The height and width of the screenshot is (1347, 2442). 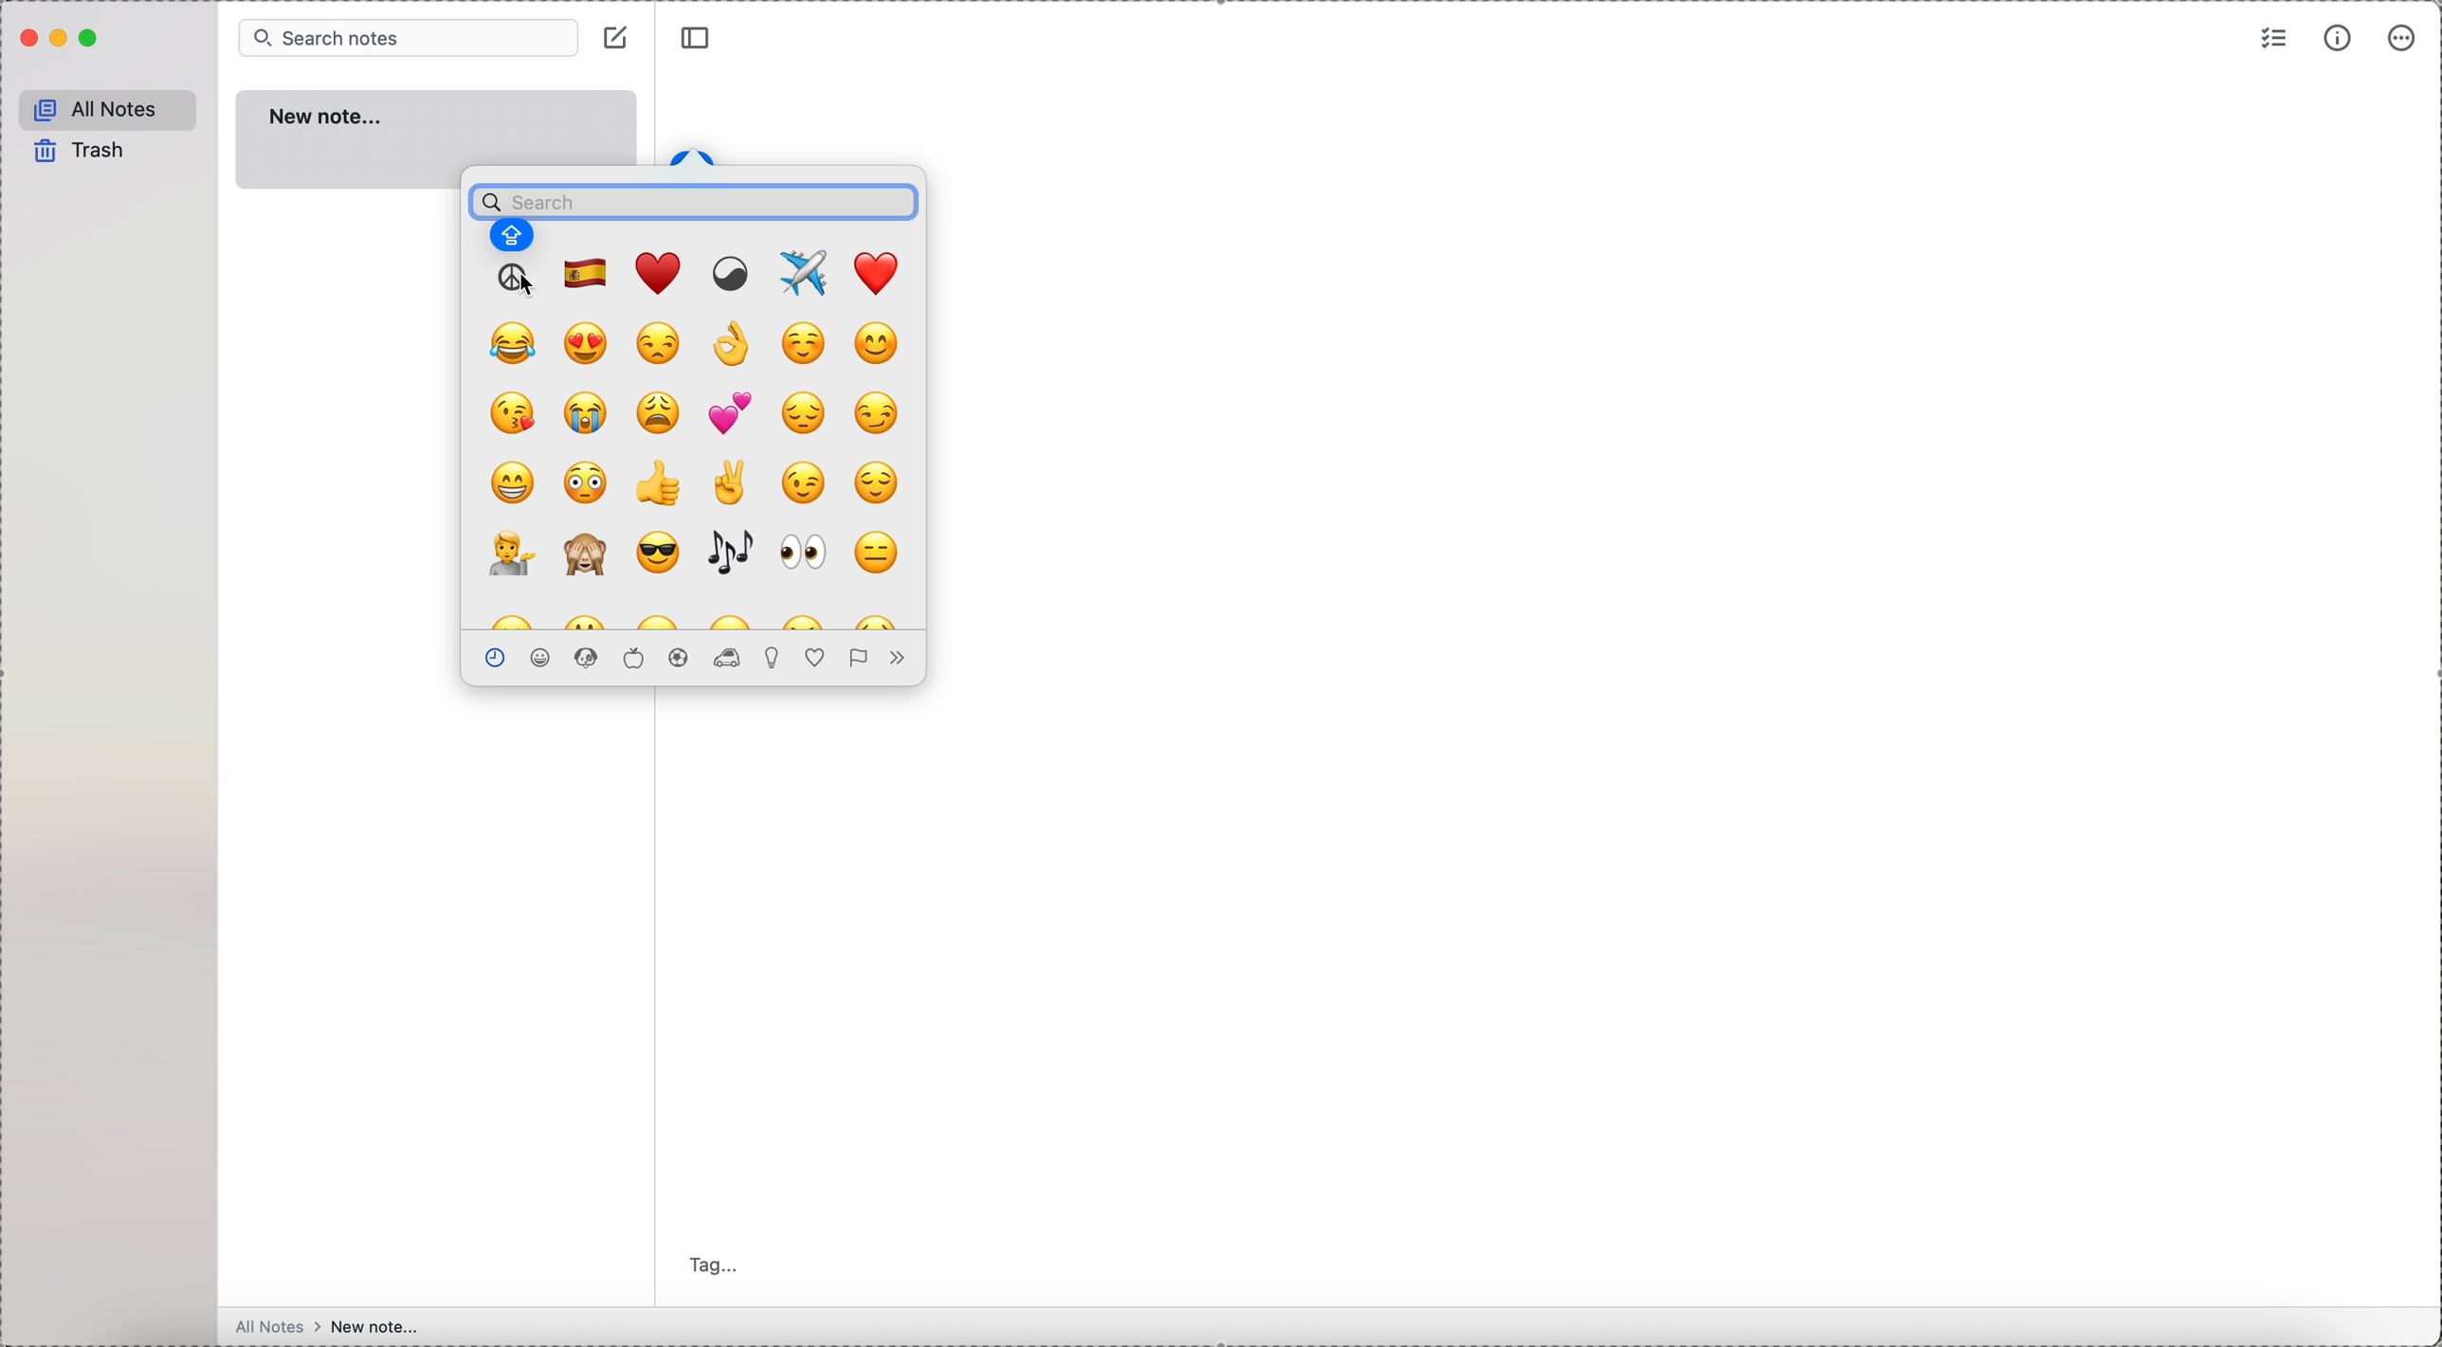 I want to click on symbols, so click(x=817, y=658).